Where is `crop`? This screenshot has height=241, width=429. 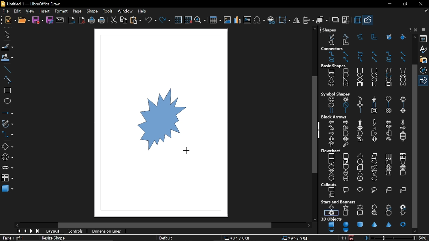
crop is located at coordinates (347, 21).